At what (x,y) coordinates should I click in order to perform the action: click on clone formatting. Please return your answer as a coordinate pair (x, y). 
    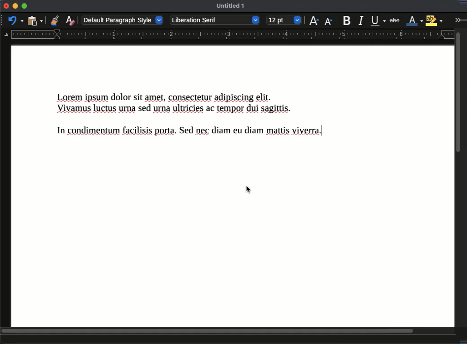
    Looking at the image, I should click on (55, 20).